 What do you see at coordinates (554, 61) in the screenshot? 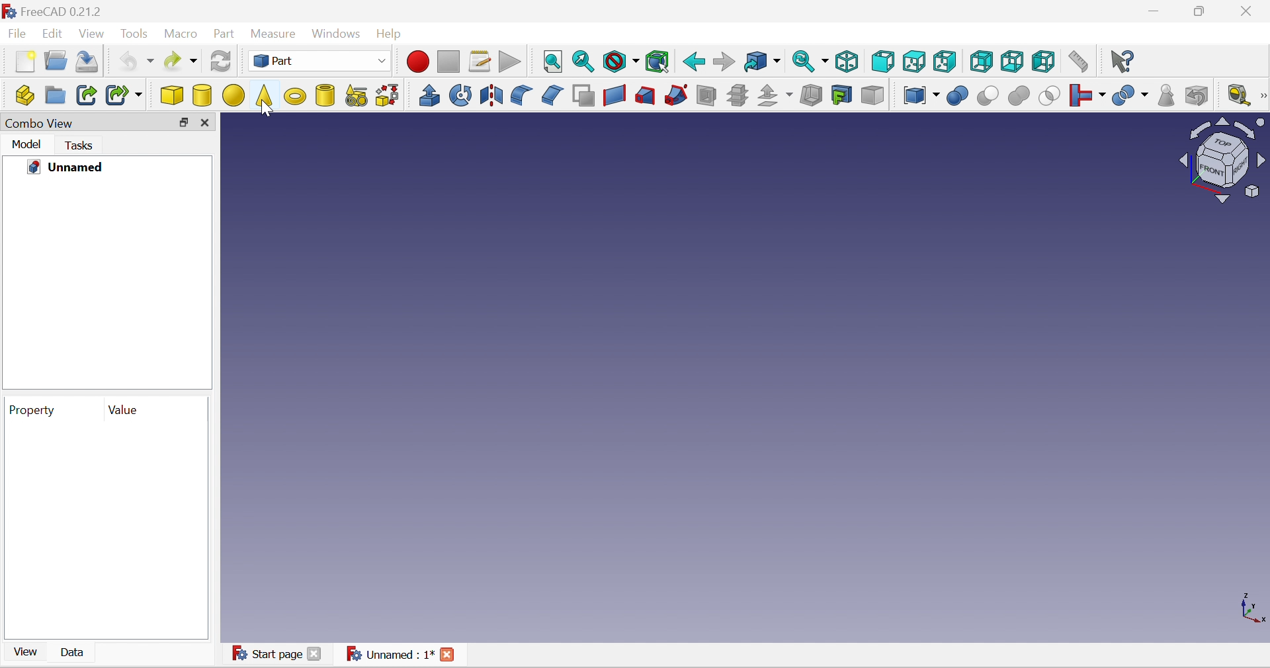
I see `Fit all` at bounding box center [554, 61].